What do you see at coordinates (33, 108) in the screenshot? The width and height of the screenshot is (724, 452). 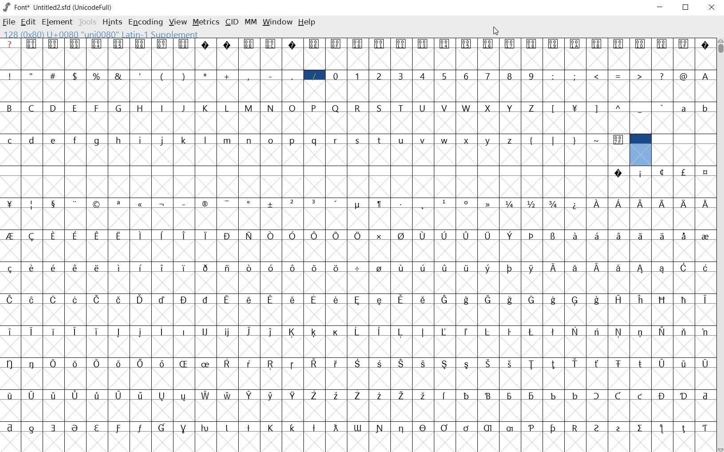 I see `C` at bounding box center [33, 108].